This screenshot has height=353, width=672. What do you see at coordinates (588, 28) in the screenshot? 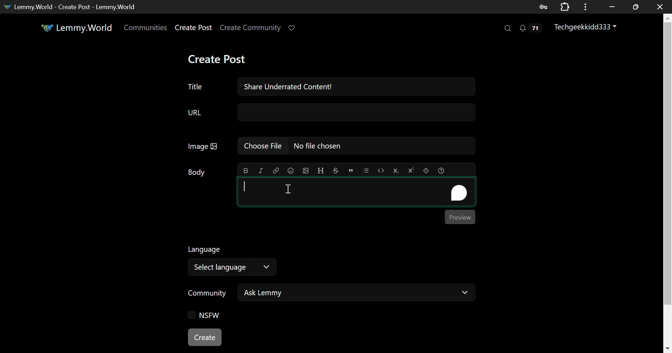
I see `Techgeekkidd333` at bounding box center [588, 28].